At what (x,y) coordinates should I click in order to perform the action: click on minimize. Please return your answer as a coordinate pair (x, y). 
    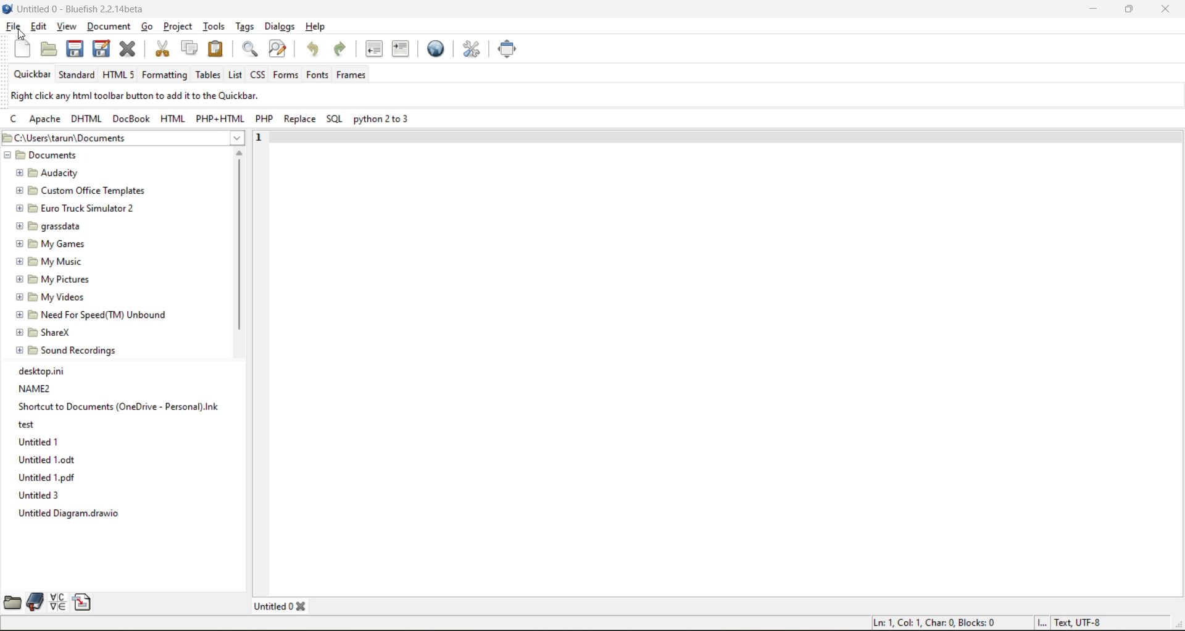
    Looking at the image, I should click on (1097, 7).